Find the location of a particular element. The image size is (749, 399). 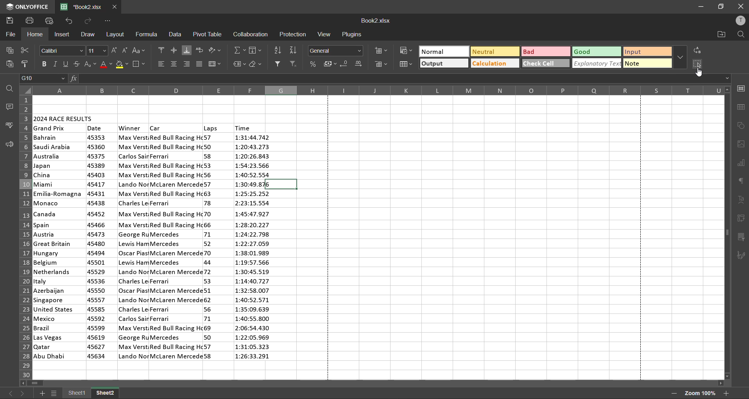

copy style is located at coordinates (25, 63).